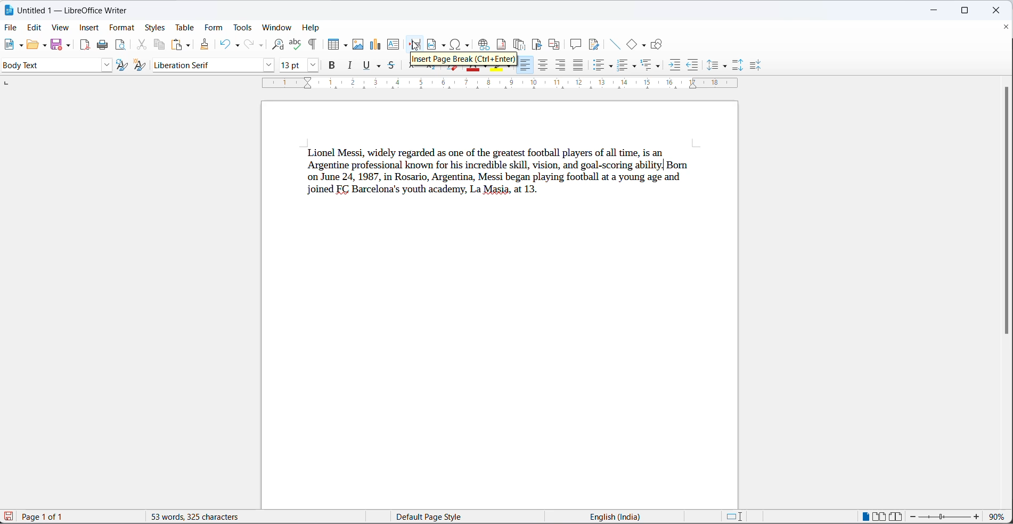 Image resolution: width=1013 pixels, height=524 pixels. I want to click on format, so click(122, 27).